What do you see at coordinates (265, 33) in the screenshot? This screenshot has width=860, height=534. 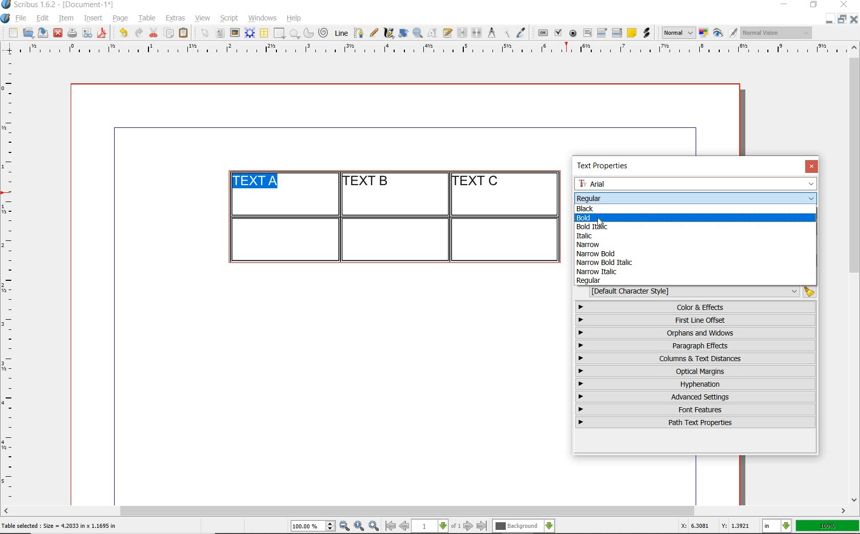 I see `table` at bounding box center [265, 33].